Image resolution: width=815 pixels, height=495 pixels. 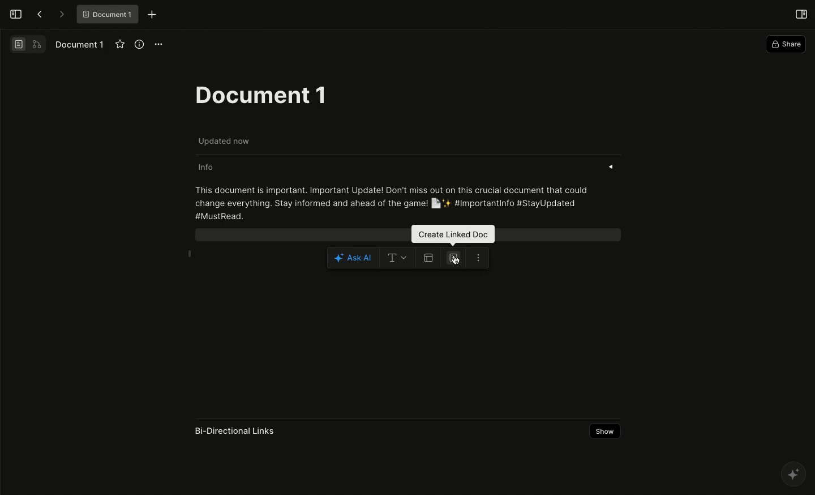 I want to click on View info, so click(x=138, y=45).